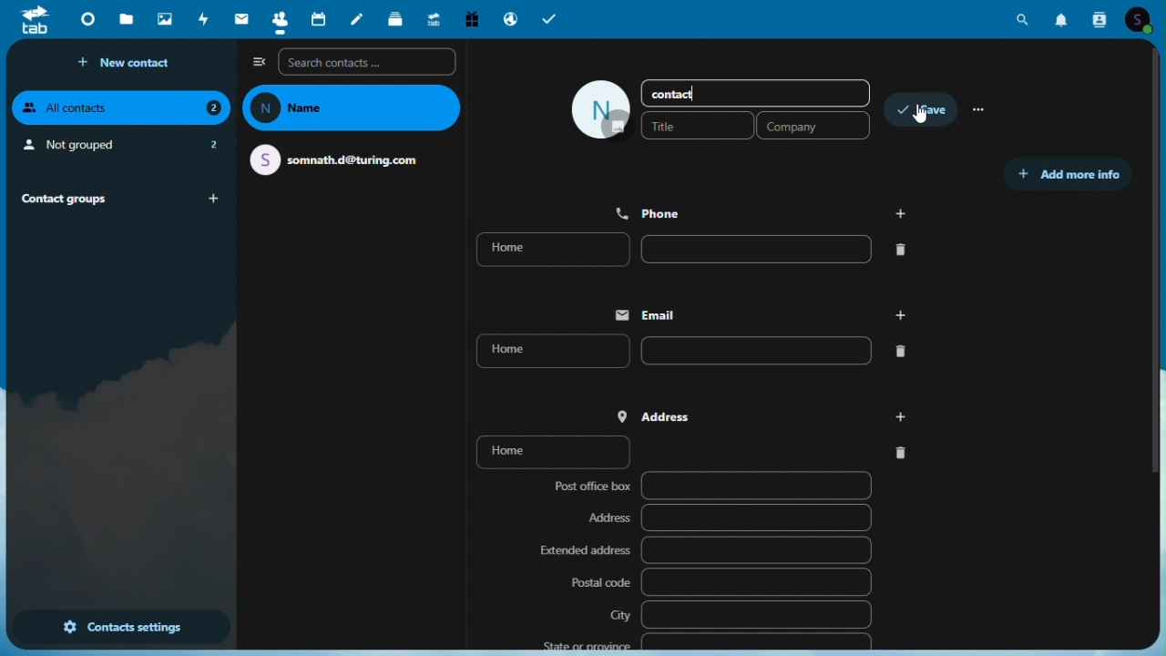  I want to click on icon, so click(602, 109).